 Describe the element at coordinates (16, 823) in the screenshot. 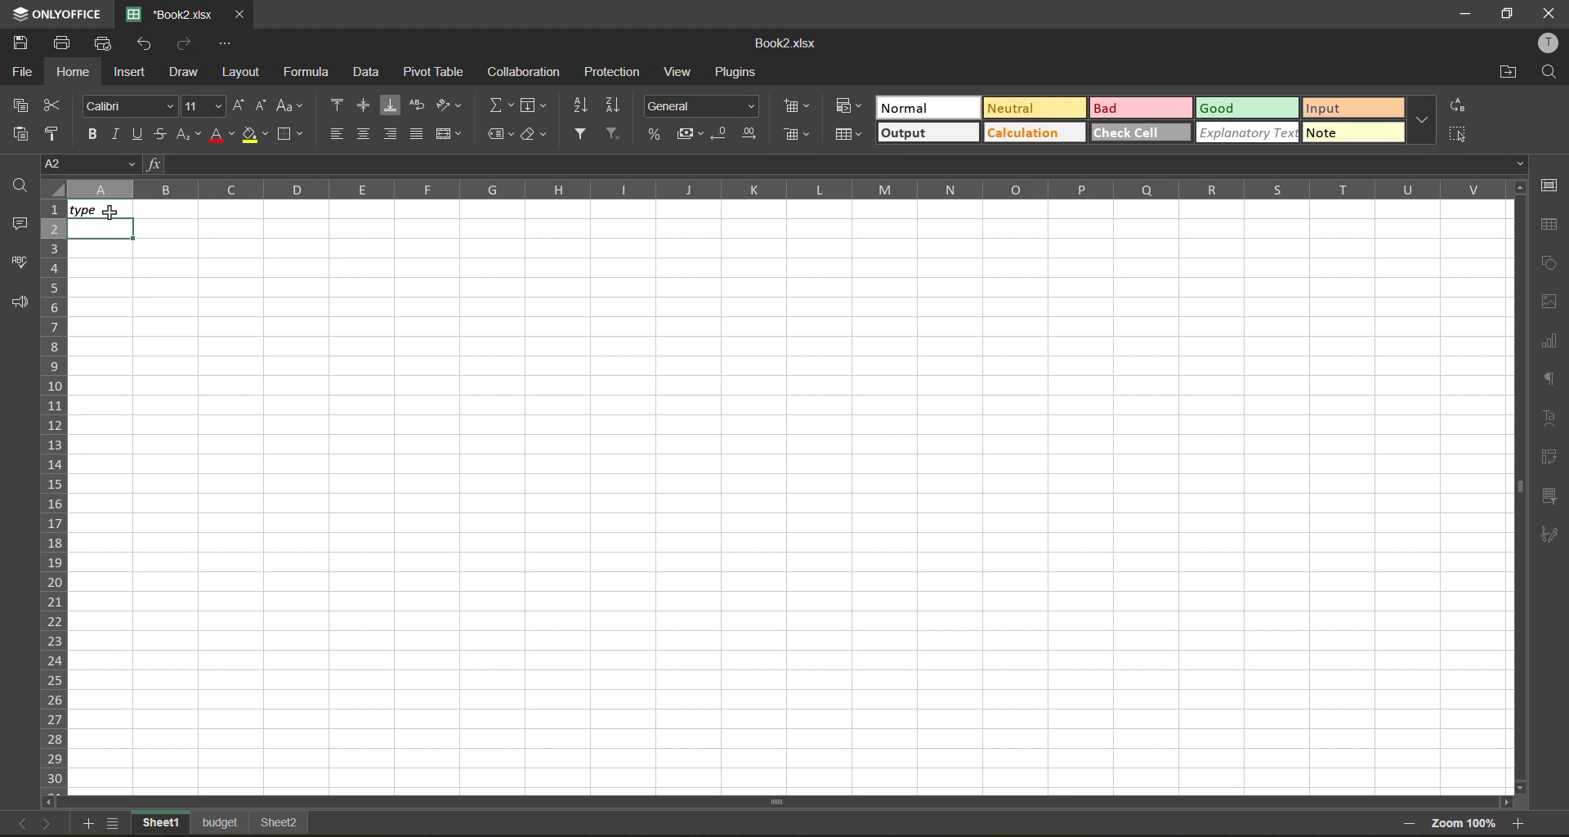

I see `previous` at that location.